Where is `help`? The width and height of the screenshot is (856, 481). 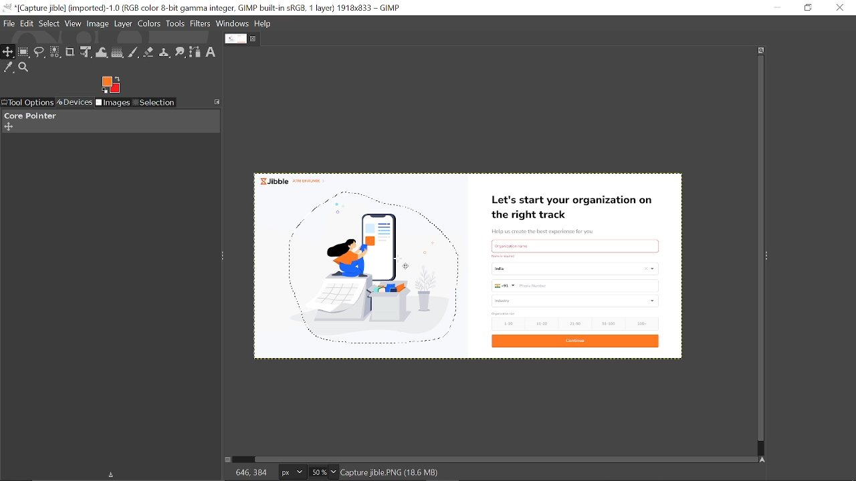
help is located at coordinates (263, 24).